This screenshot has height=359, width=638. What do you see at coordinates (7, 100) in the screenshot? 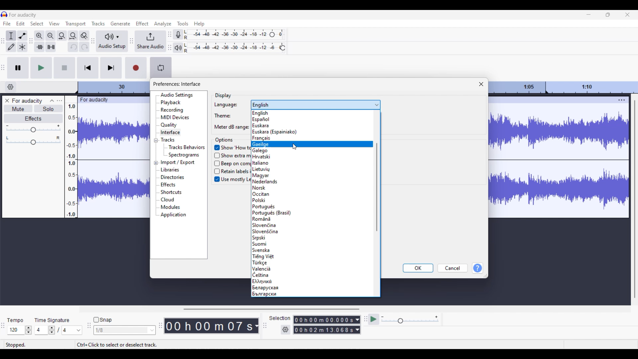
I see `Close track` at bounding box center [7, 100].